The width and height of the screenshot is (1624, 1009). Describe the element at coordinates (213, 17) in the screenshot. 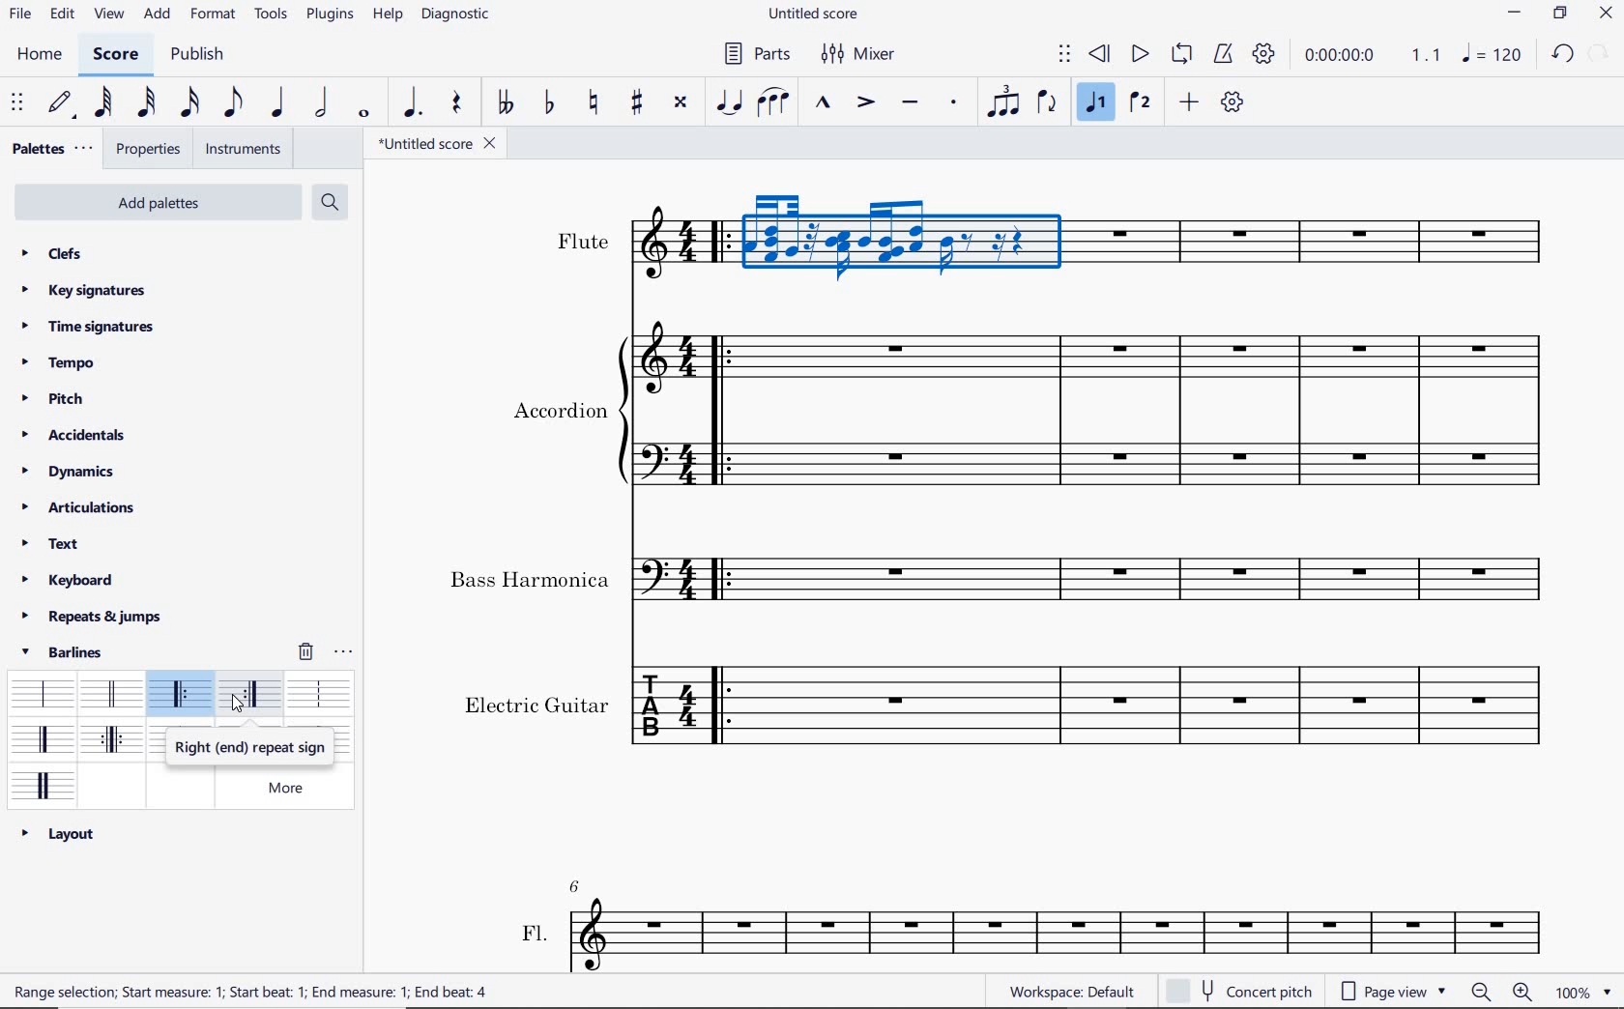

I see `format` at that location.